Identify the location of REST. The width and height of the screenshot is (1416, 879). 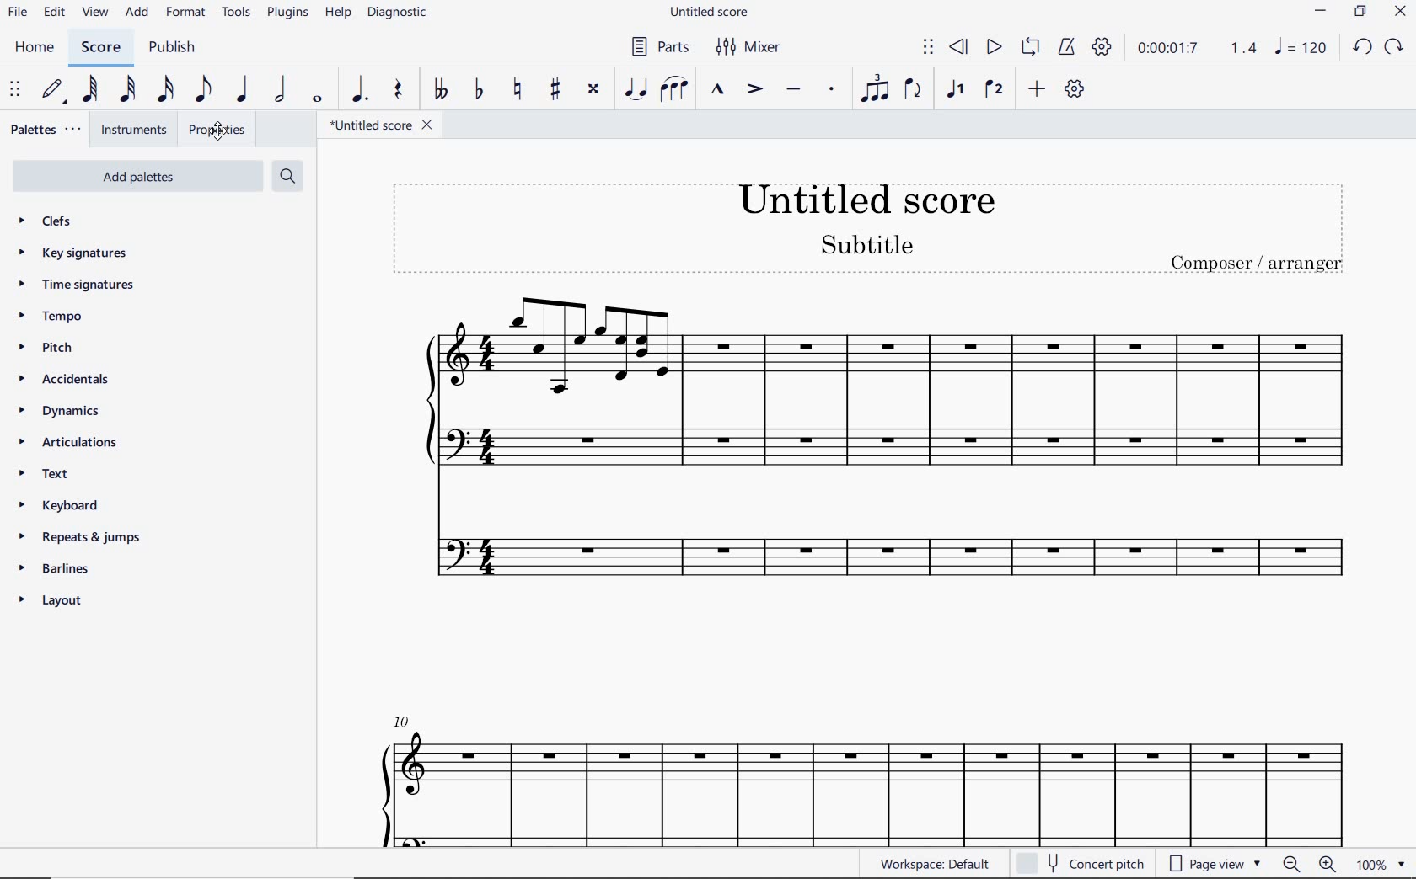
(398, 90).